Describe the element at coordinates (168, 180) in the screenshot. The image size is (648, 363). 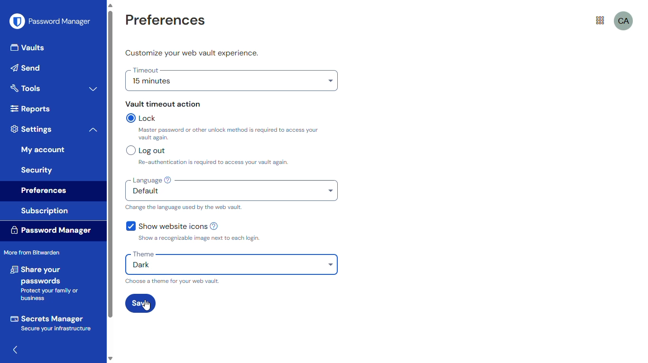
I see `learn more about localization` at that location.